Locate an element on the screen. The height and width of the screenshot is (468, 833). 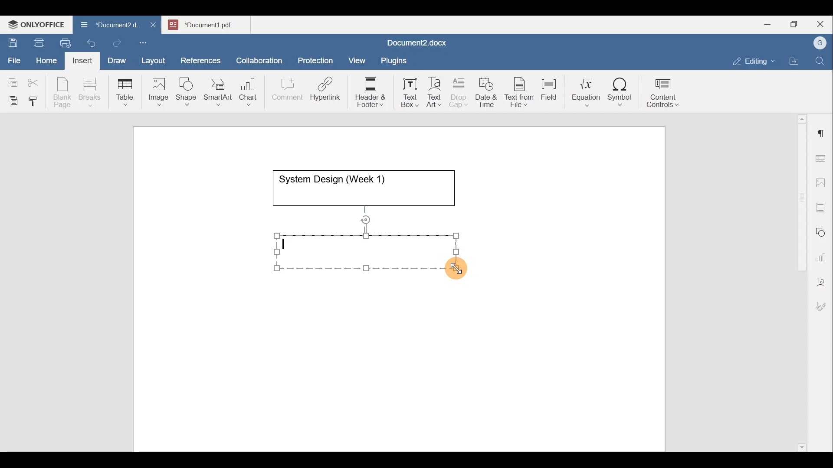
Table is located at coordinates (125, 90).